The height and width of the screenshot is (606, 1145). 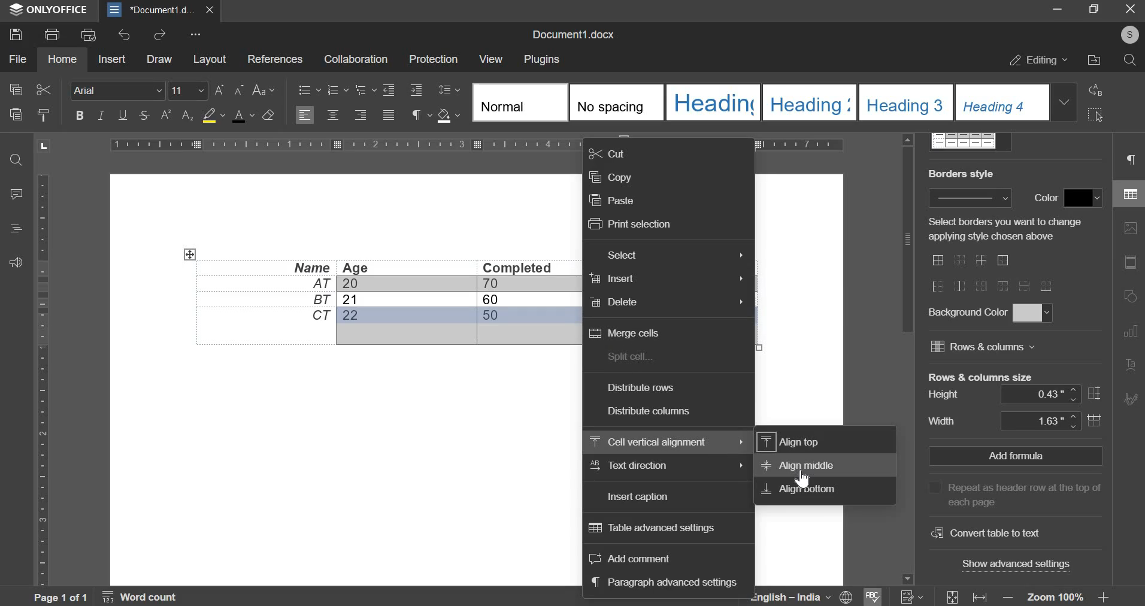 I want to click on add comment, so click(x=629, y=557).